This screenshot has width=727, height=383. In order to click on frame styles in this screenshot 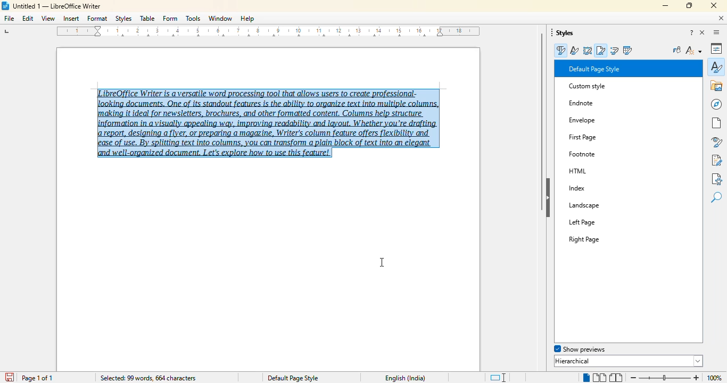, I will do `click(588, 51)`.